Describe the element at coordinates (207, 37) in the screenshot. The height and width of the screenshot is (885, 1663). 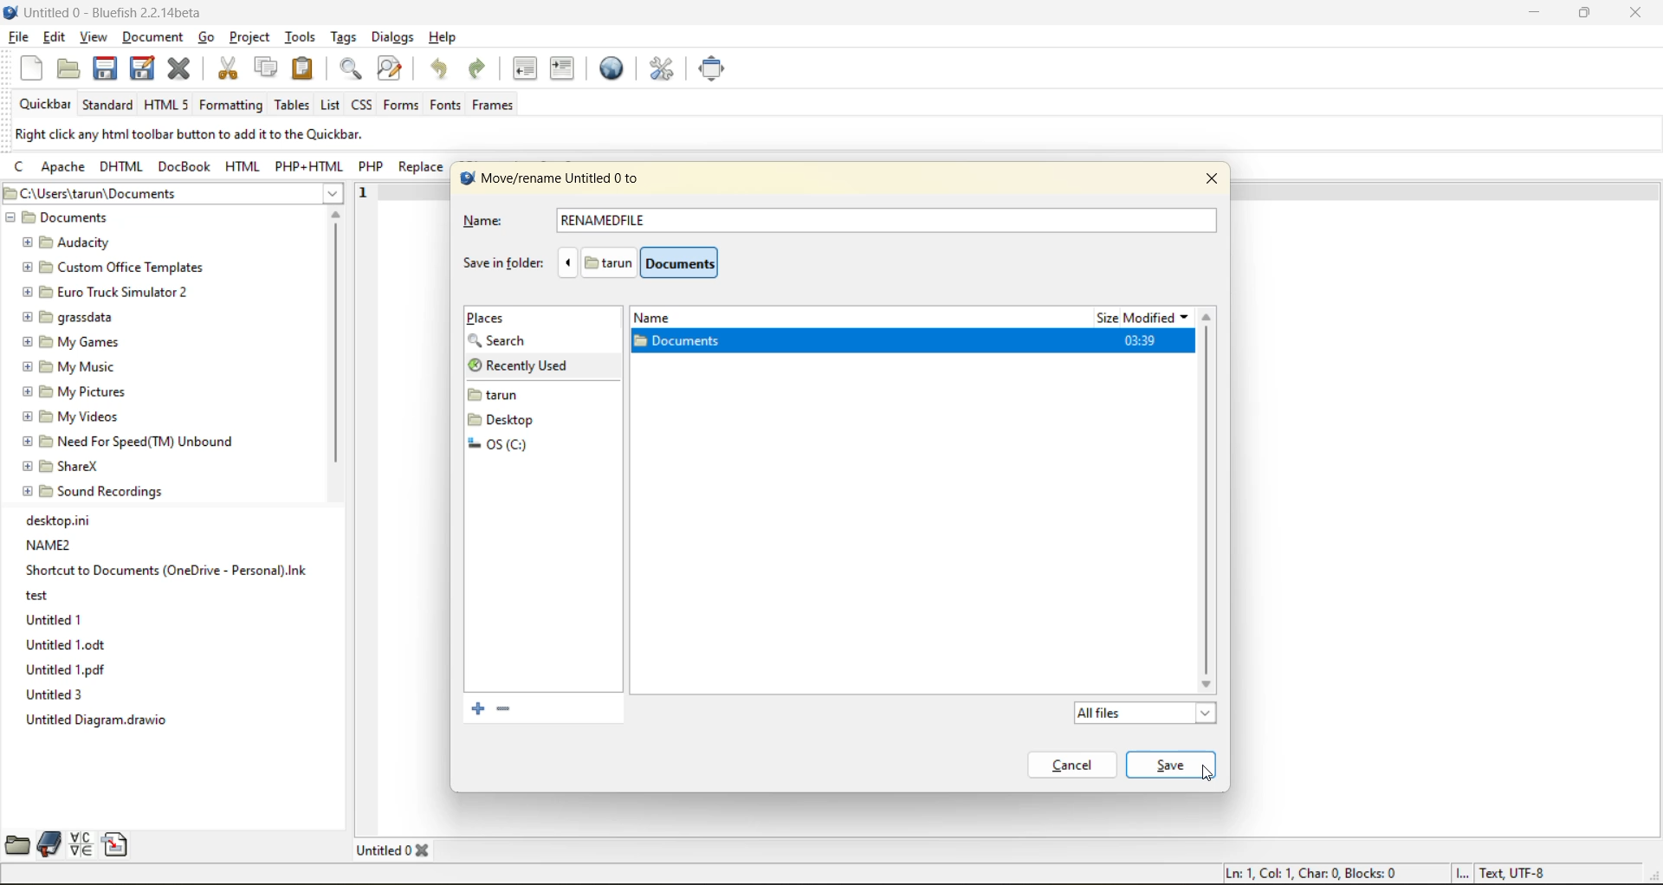
I see `go` at that location.